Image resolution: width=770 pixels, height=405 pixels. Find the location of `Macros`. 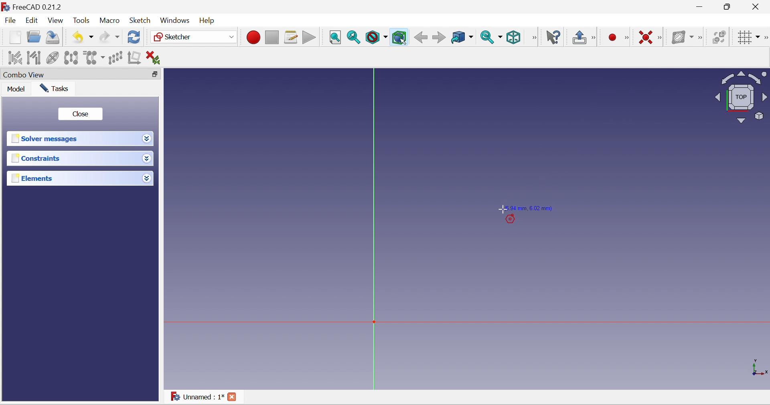

Macros is located at coordinates (291, 38).